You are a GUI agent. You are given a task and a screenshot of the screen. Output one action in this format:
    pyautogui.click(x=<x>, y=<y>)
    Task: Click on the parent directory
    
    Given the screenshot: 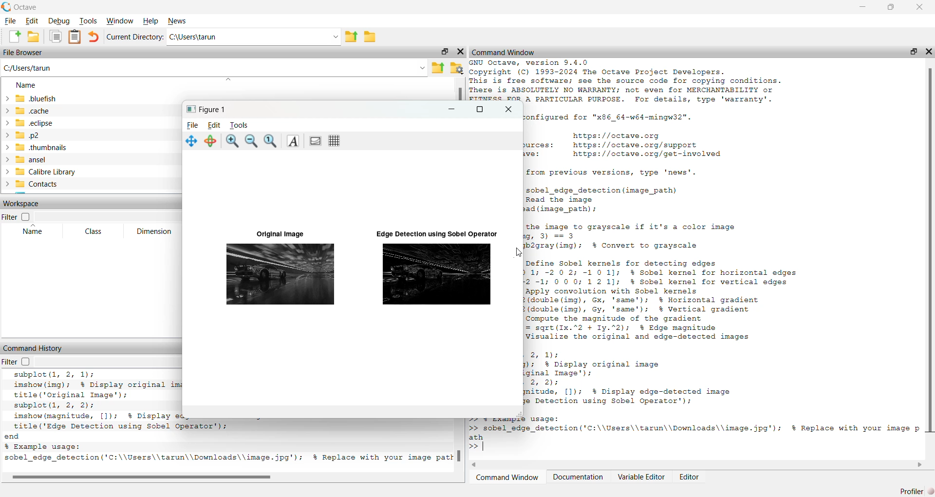 What is the action you would take?
    pyautogui.click(x=438, y=67)
    